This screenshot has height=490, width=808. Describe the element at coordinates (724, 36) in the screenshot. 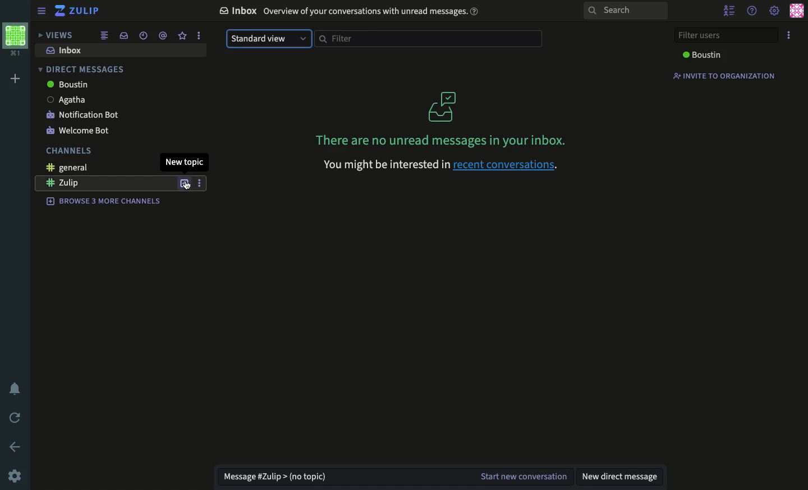

I see `filter users` at that location.